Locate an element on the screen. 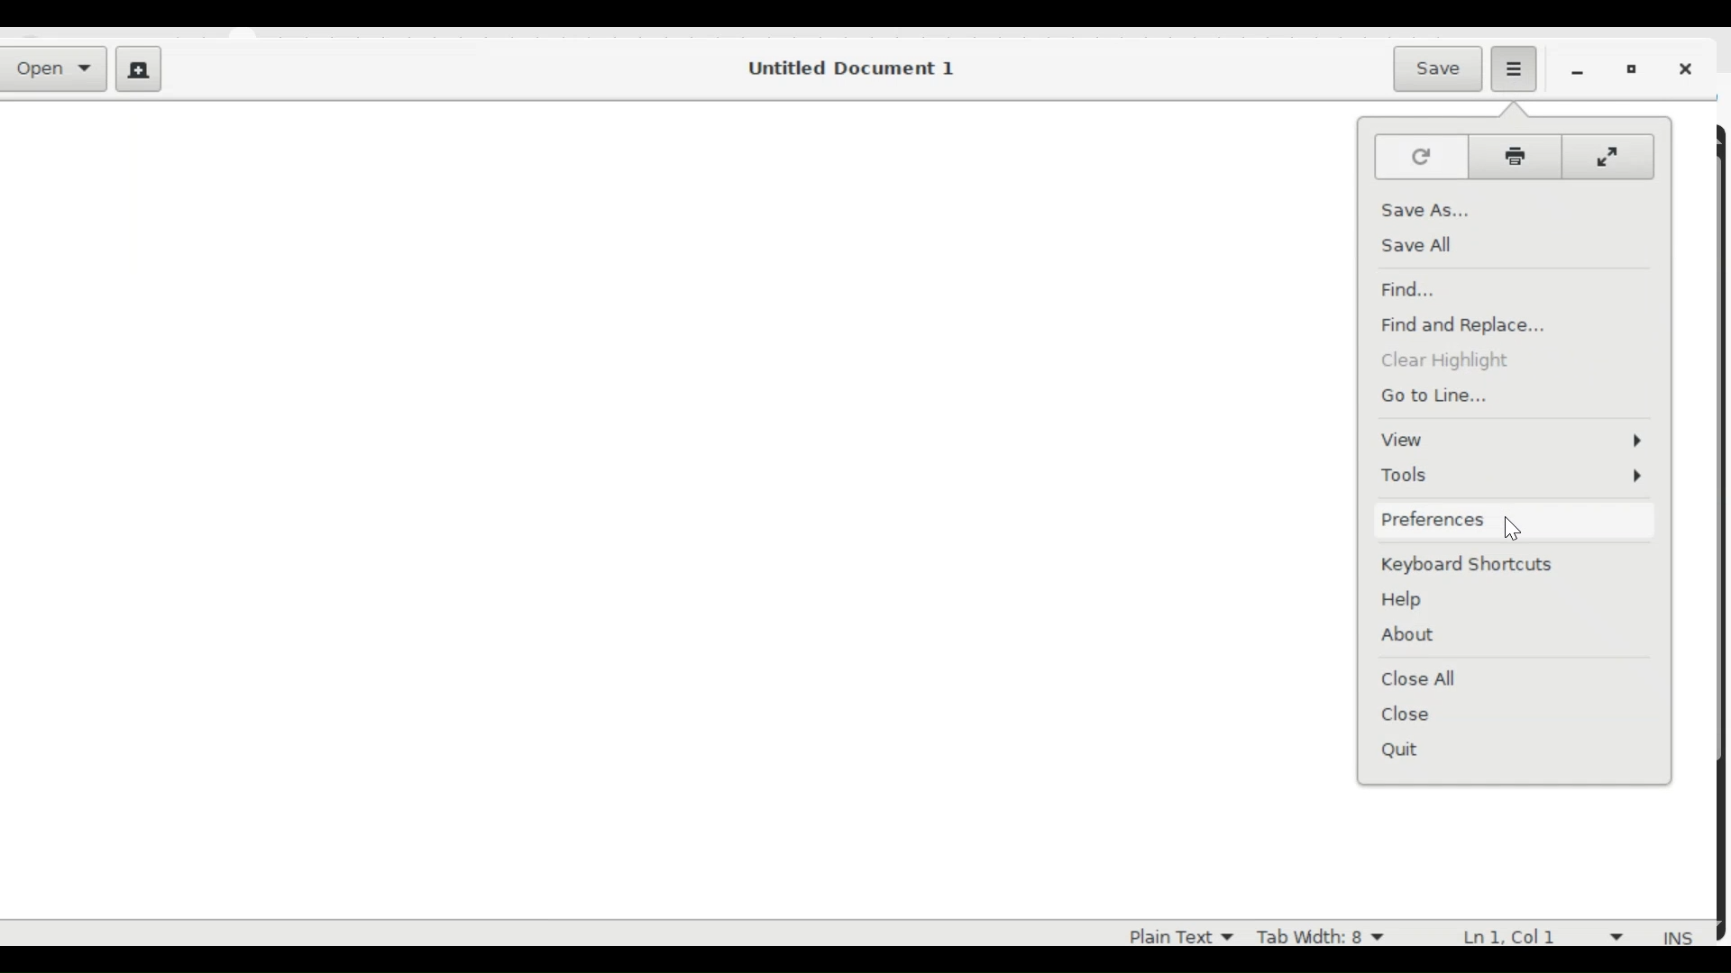 This screenshot has width=1731, height=973. View is located at coordinates (1514, 440).